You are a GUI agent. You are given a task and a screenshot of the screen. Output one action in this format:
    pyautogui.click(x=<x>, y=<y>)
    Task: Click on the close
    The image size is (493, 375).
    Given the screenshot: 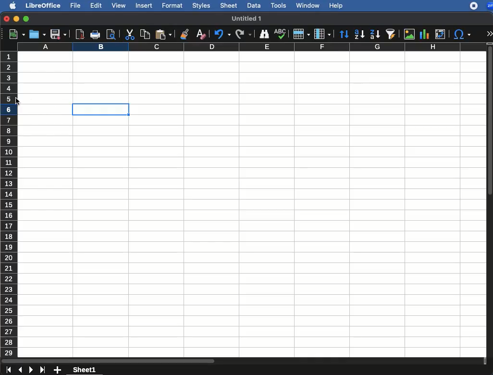 What is the action you would take?
    pyautogui.click(x=6, y=19)
    